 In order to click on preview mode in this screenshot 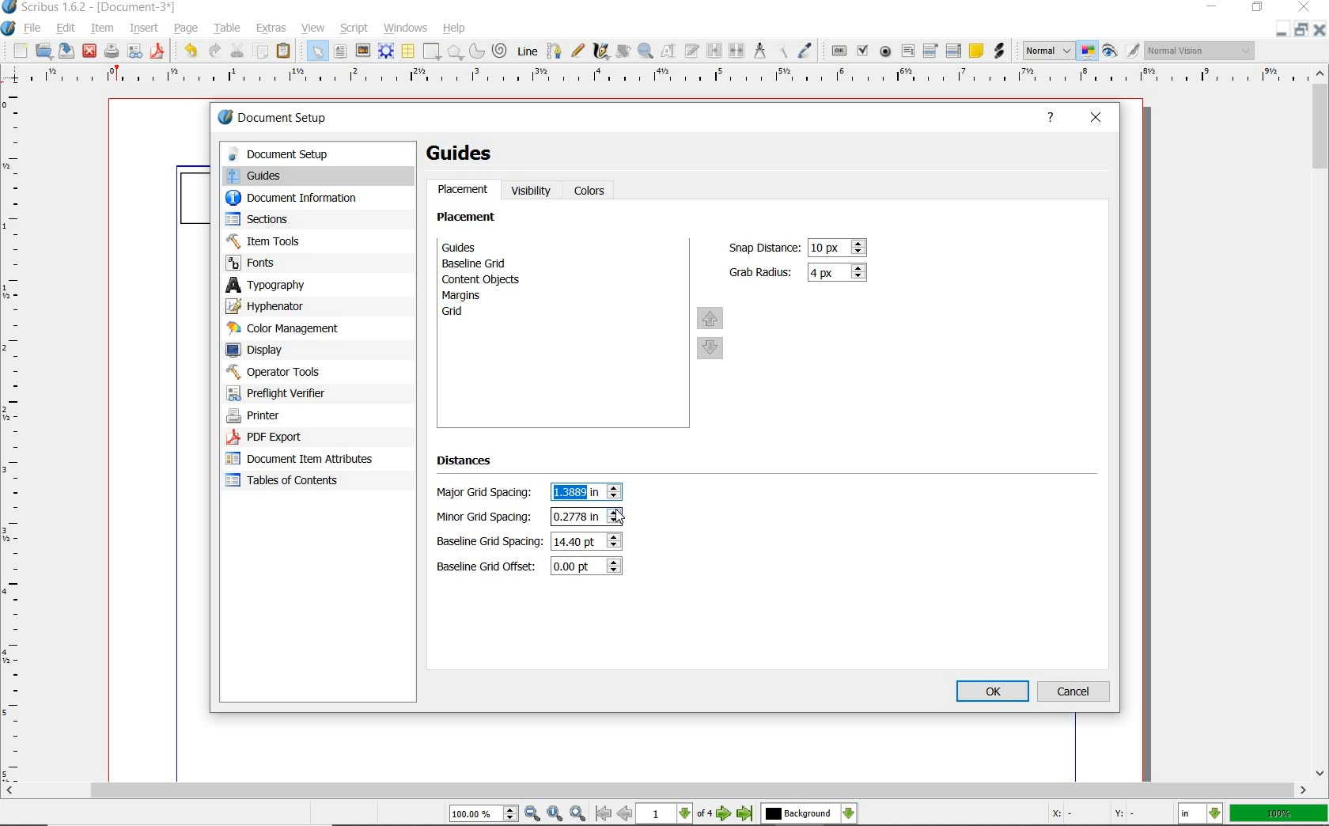, I will do `click(1121, 50)`.